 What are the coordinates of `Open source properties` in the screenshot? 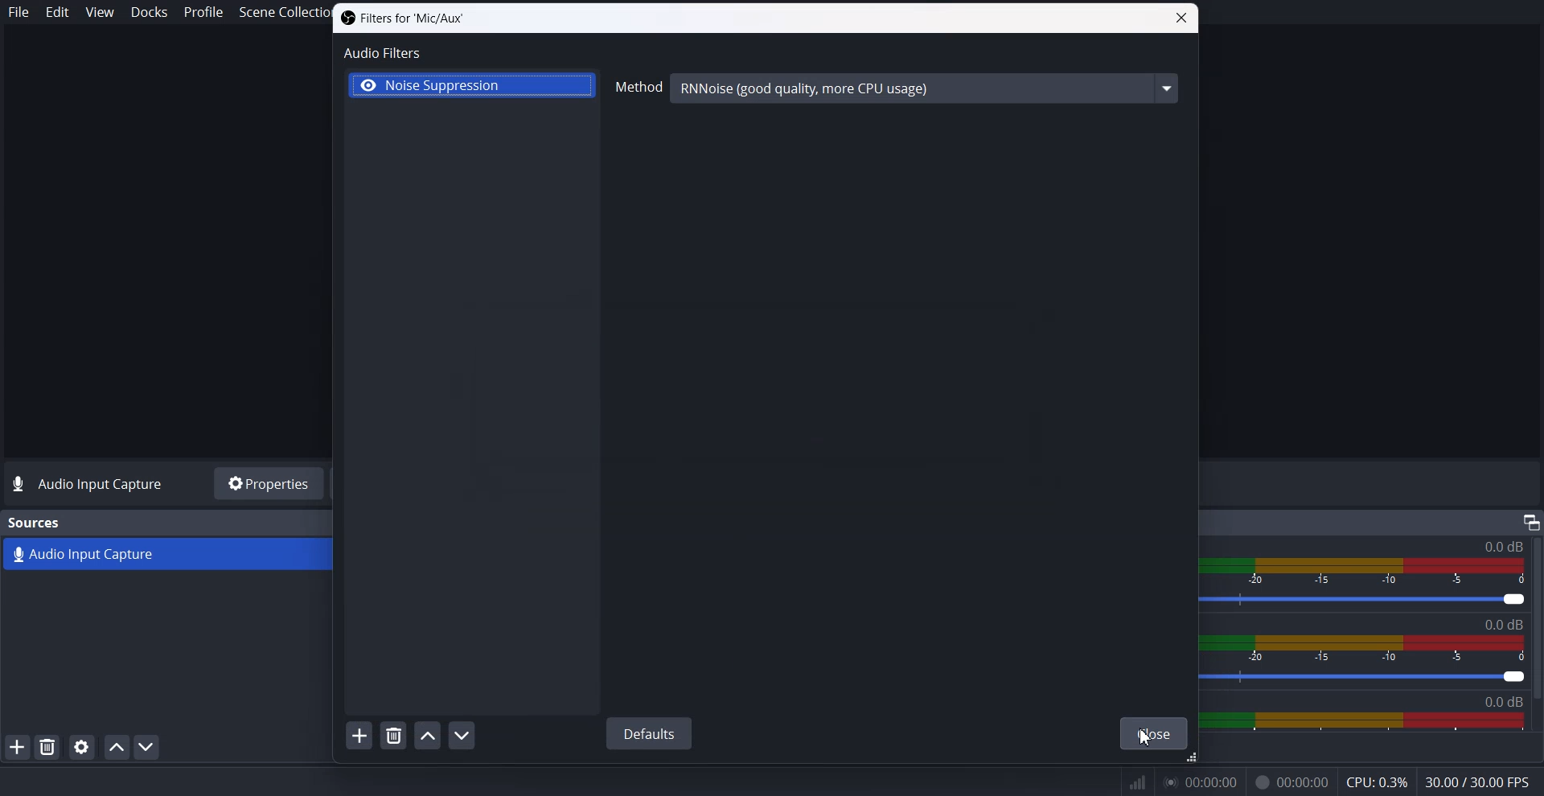 It's located at (80, 747).